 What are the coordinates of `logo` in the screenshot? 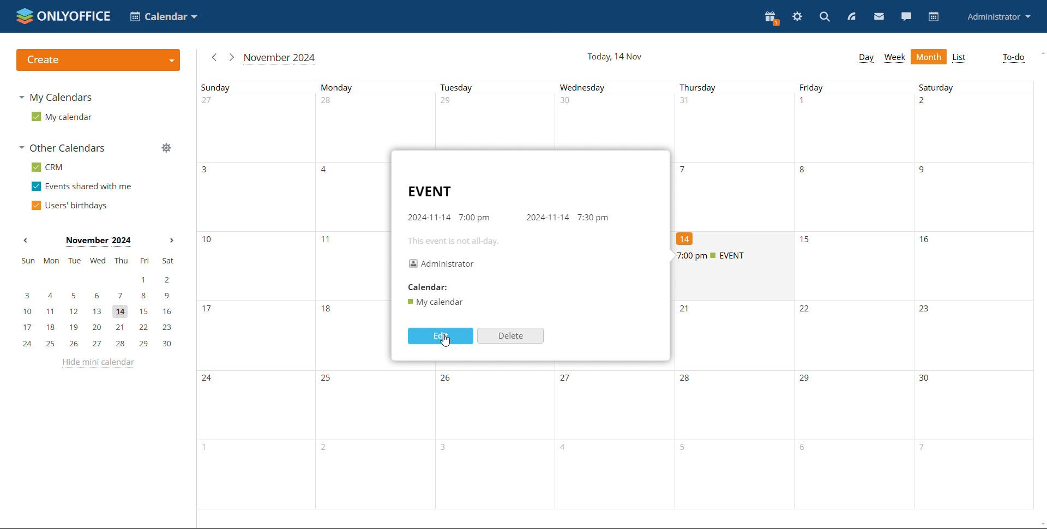 It's located at (99, 60).